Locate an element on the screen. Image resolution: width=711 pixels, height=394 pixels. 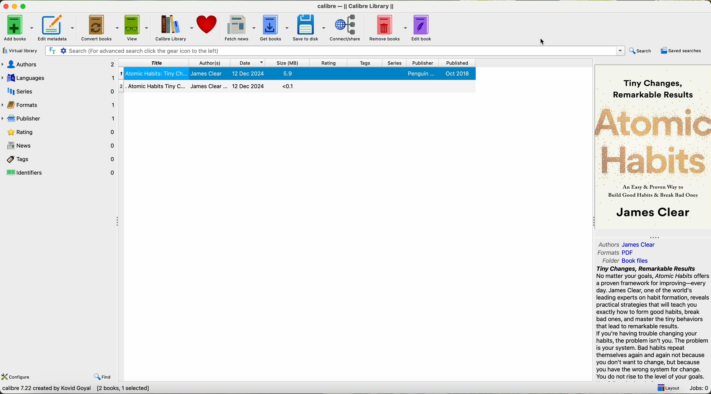
edit metadata is located at coordinates (56, 27).